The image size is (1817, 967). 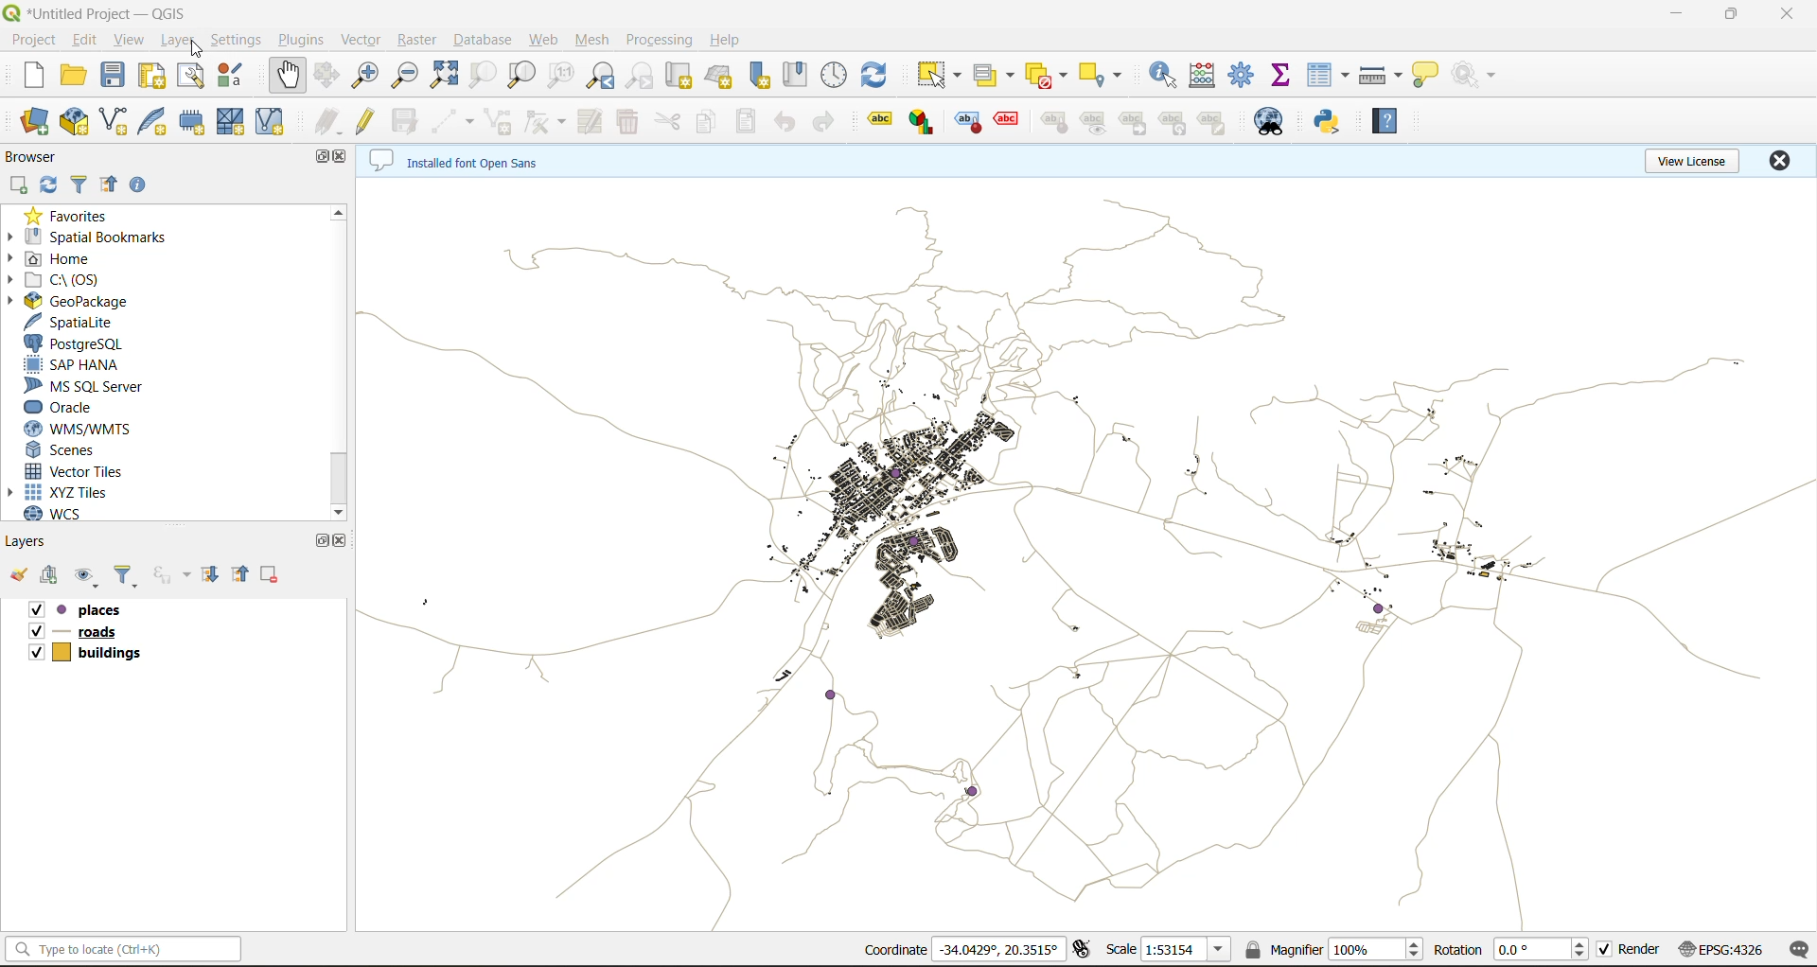 What do you see at coordinates (926, 123) in the screenshot?
I see `label tool 2` at bounding box center [926, 123].